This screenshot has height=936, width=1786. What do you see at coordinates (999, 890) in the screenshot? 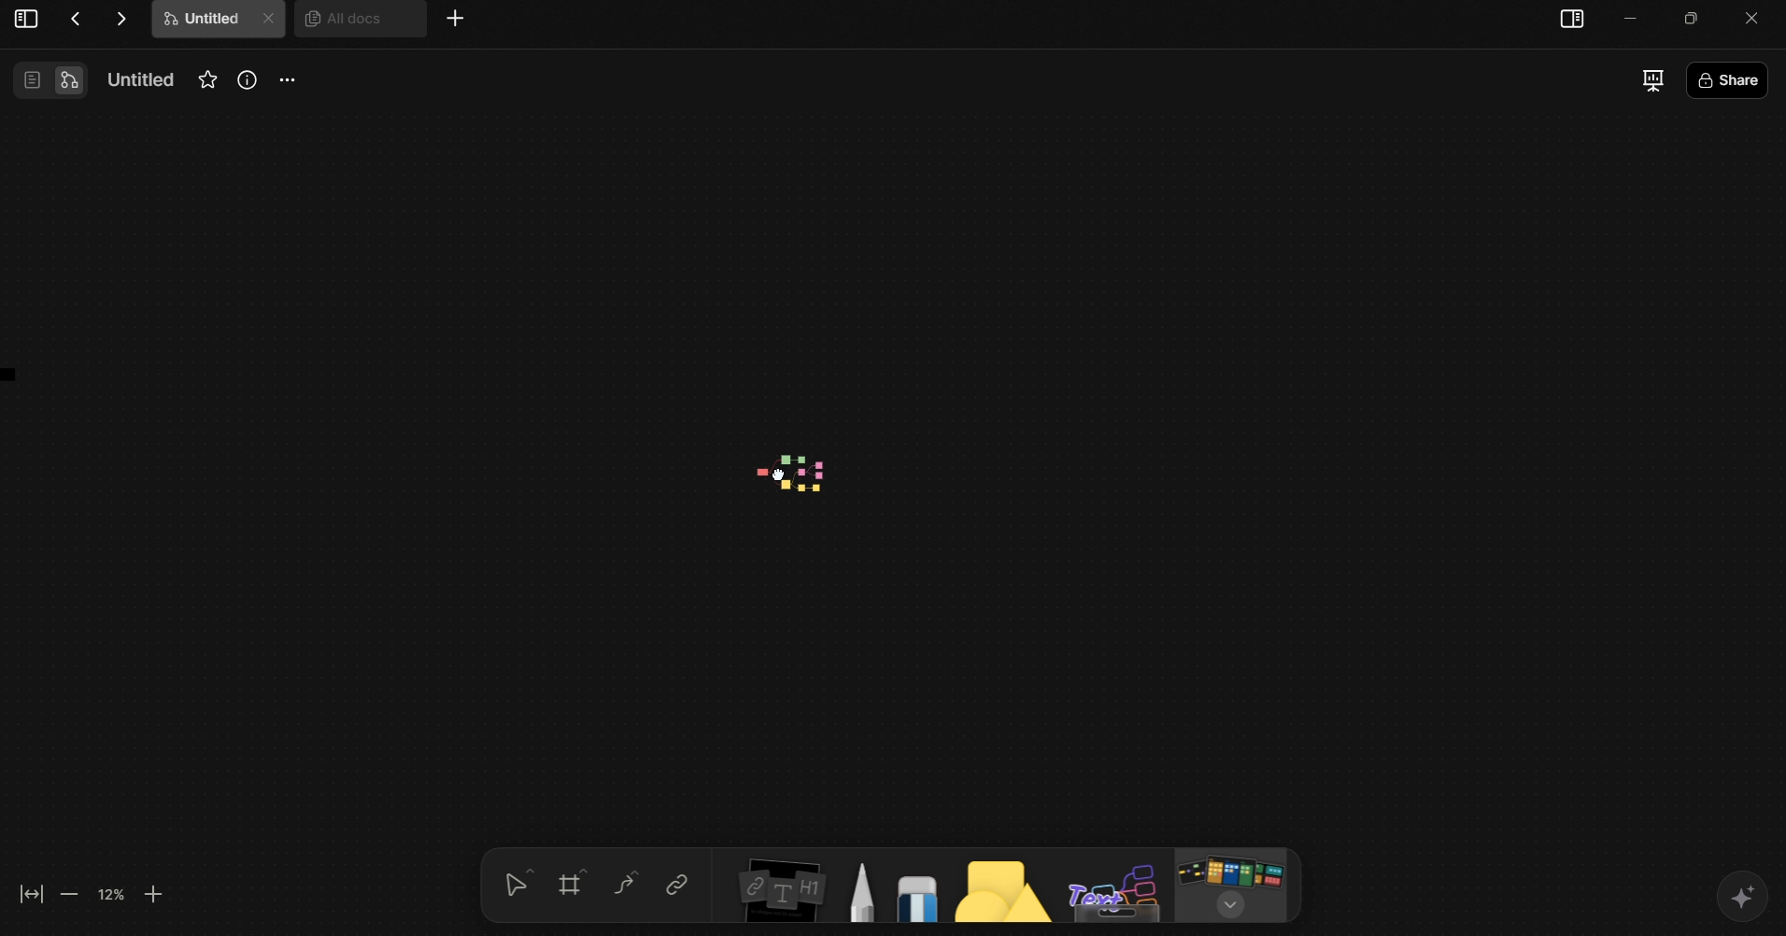
I see `Shapes tool` at bounding box center [999, 890].